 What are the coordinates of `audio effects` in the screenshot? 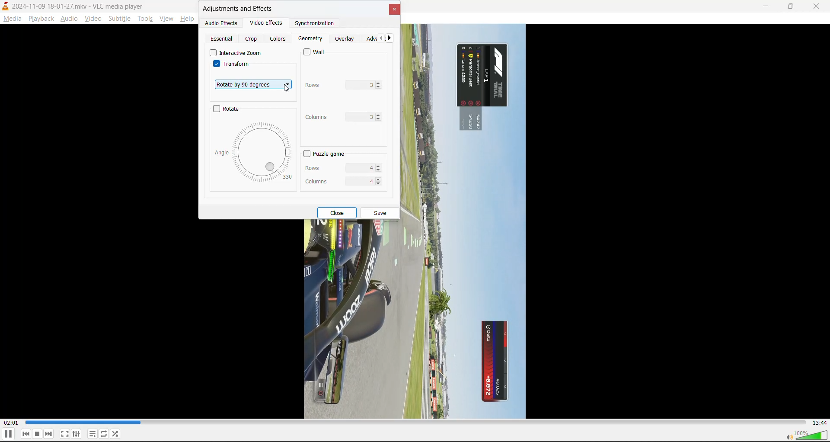 It's located at (222, 24).